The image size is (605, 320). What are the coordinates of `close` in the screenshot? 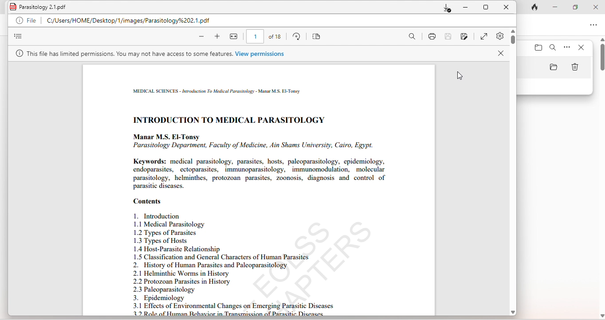 It's located at (582, 48).